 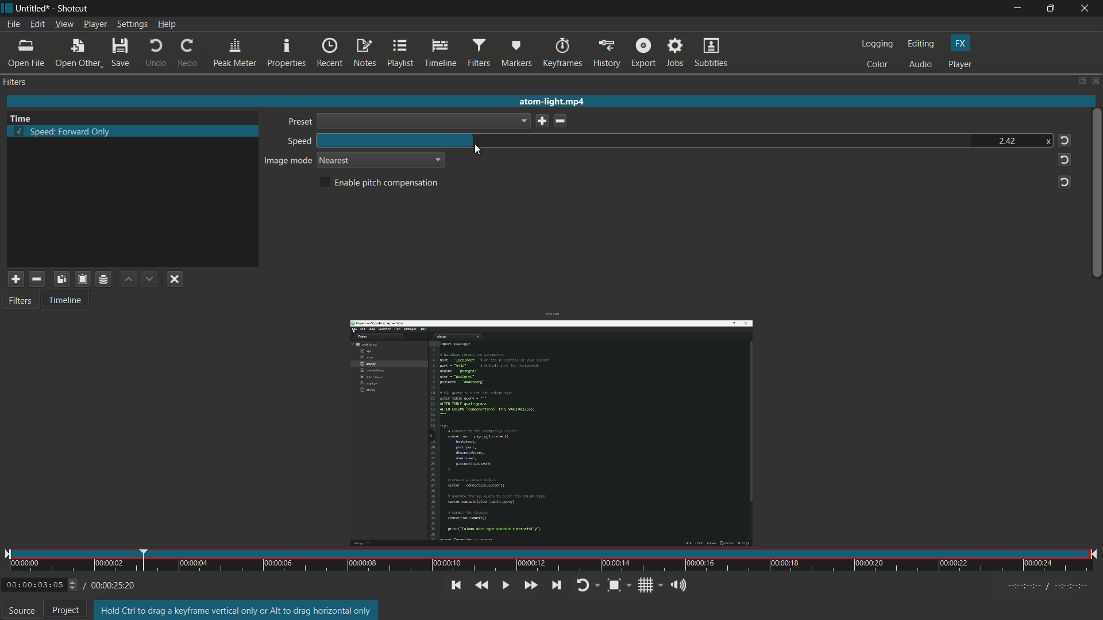 I want to click on player, so click(x=960, y=65).